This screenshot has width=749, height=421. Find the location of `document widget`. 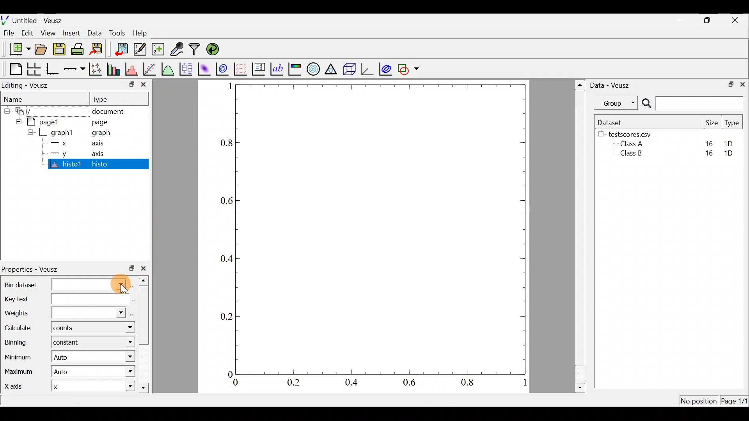

document widget is located at coordinates (23, 112).